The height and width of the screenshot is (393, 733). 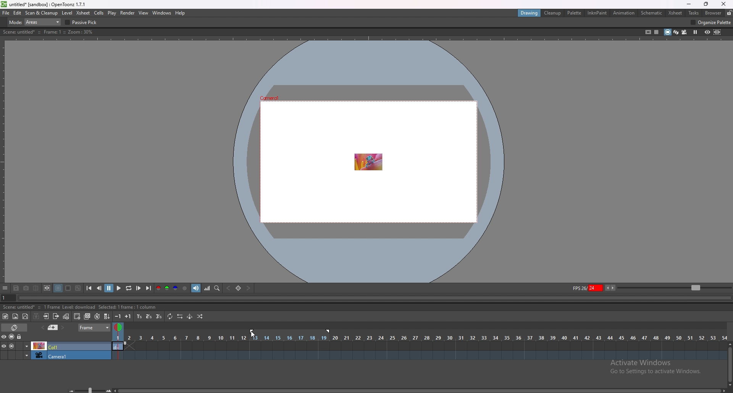 I want to click on create blank drawing, so click(x=77, y=316).